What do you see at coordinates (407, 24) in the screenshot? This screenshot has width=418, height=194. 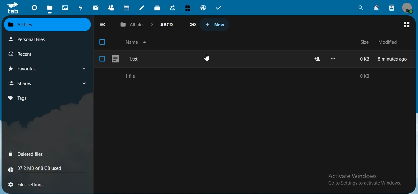 I see `view` at bounding box center [407, 24].